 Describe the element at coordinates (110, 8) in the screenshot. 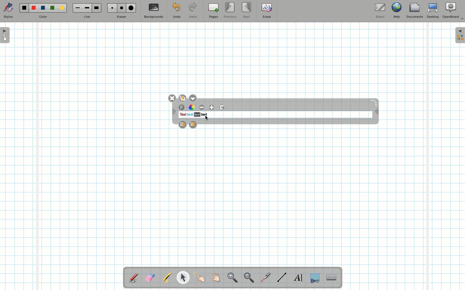

I see `Small eraser` at that location.